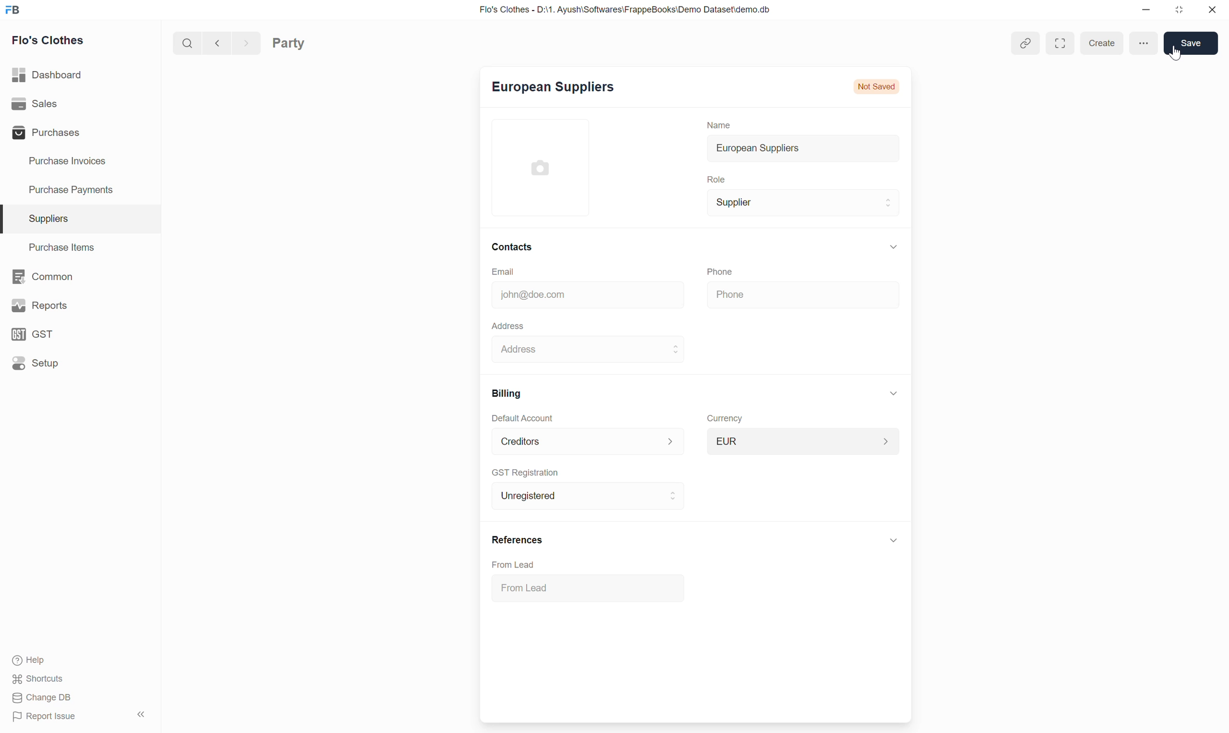  Describe the element at coordinates (43, 133) in the screenshot. I see `purchases` at that location.